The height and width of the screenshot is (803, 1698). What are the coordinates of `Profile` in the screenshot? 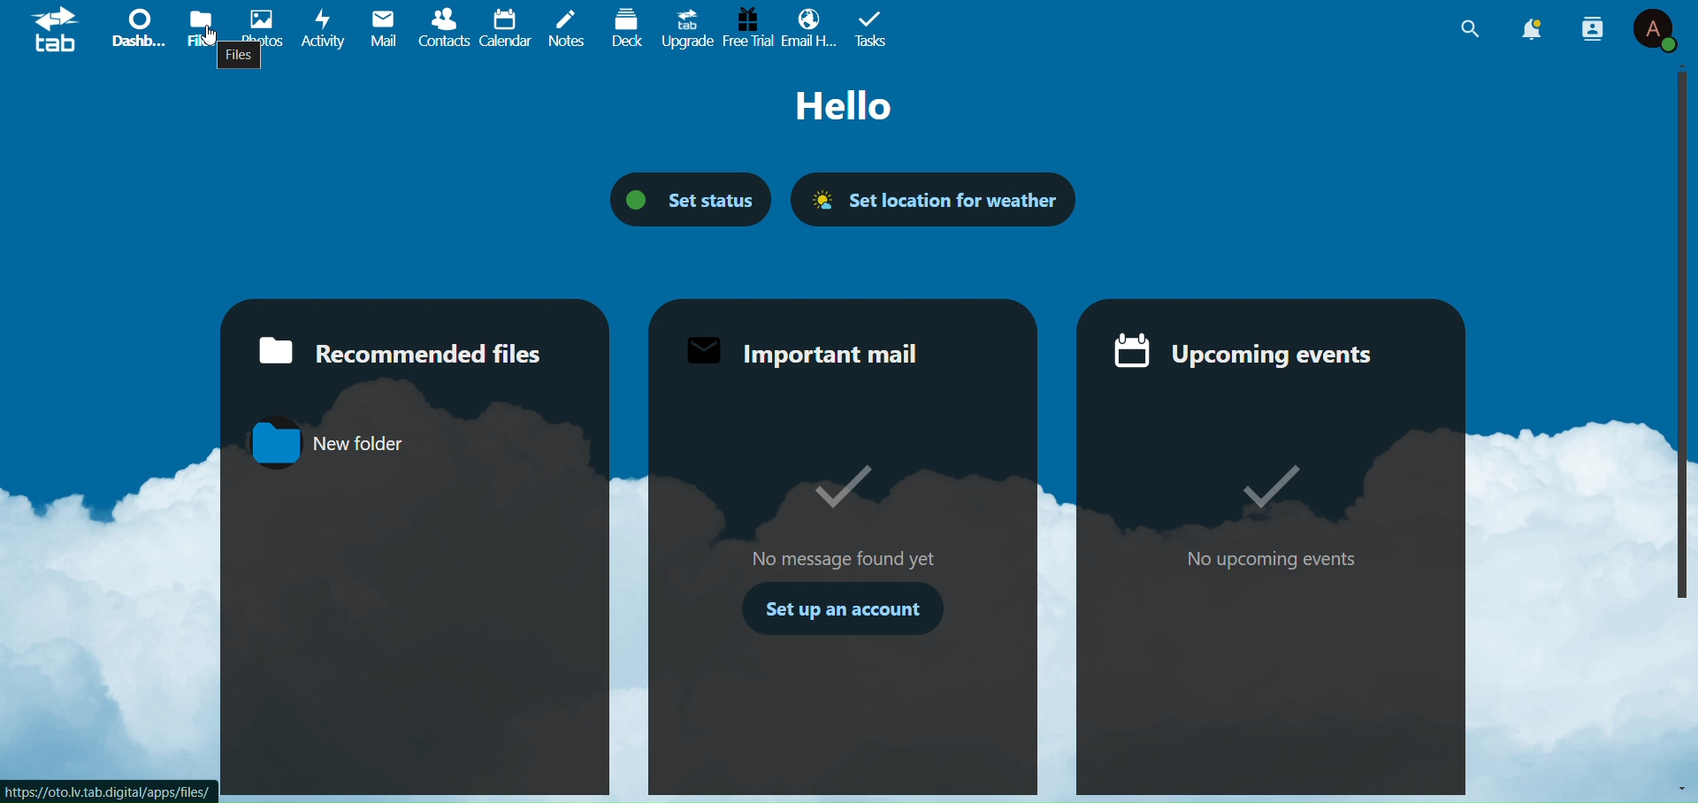 It's located at (1655, 31).